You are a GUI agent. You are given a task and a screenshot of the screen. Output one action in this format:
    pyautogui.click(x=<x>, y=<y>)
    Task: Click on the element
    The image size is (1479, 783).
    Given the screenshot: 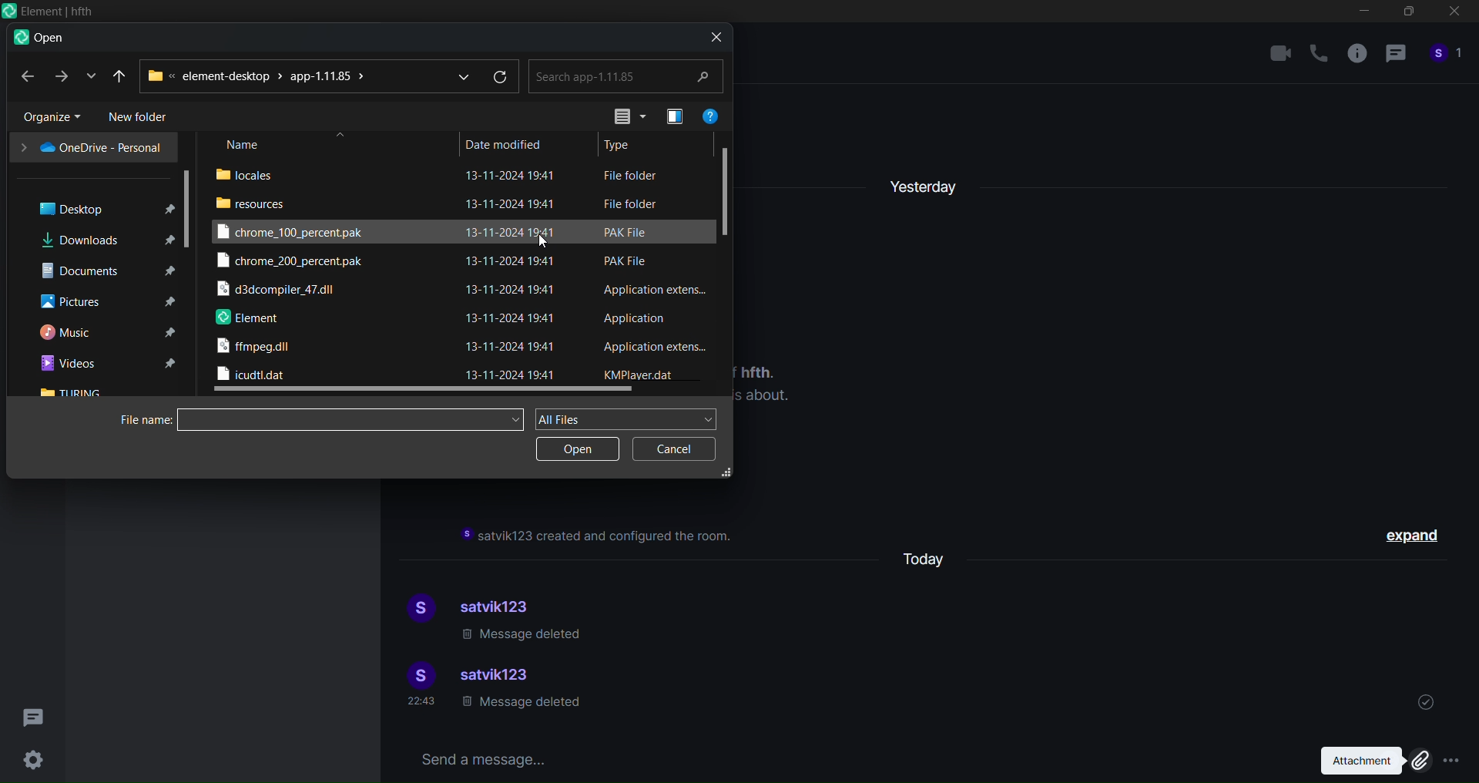 What is the action you would take?
    pyautogui.click(x=248, y=319)
    